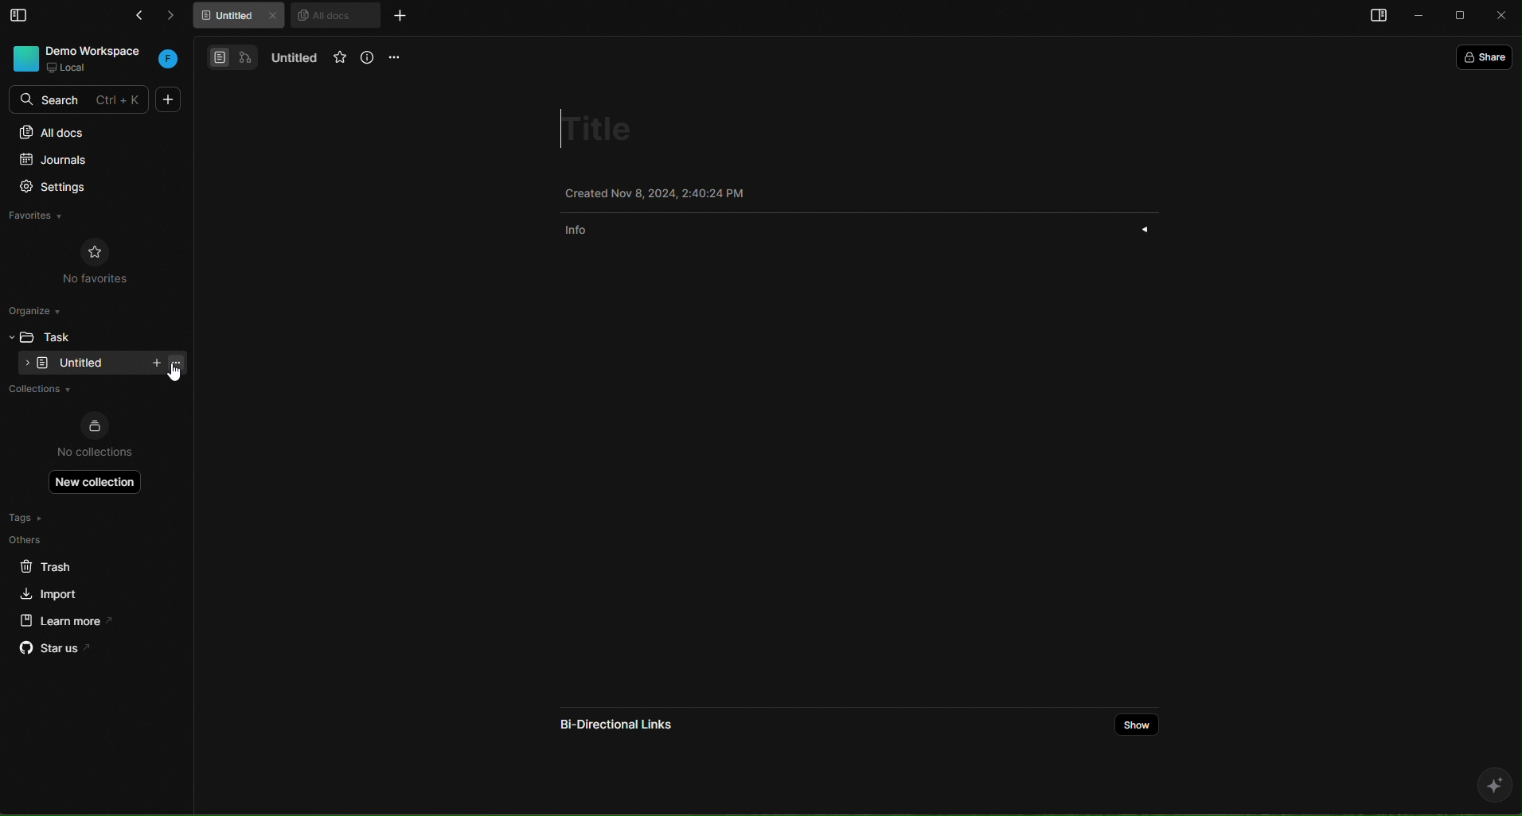  What do you see at coordinates (340, 58) in the screenshot?
I see `favorites` at bounding box center [340, 58].